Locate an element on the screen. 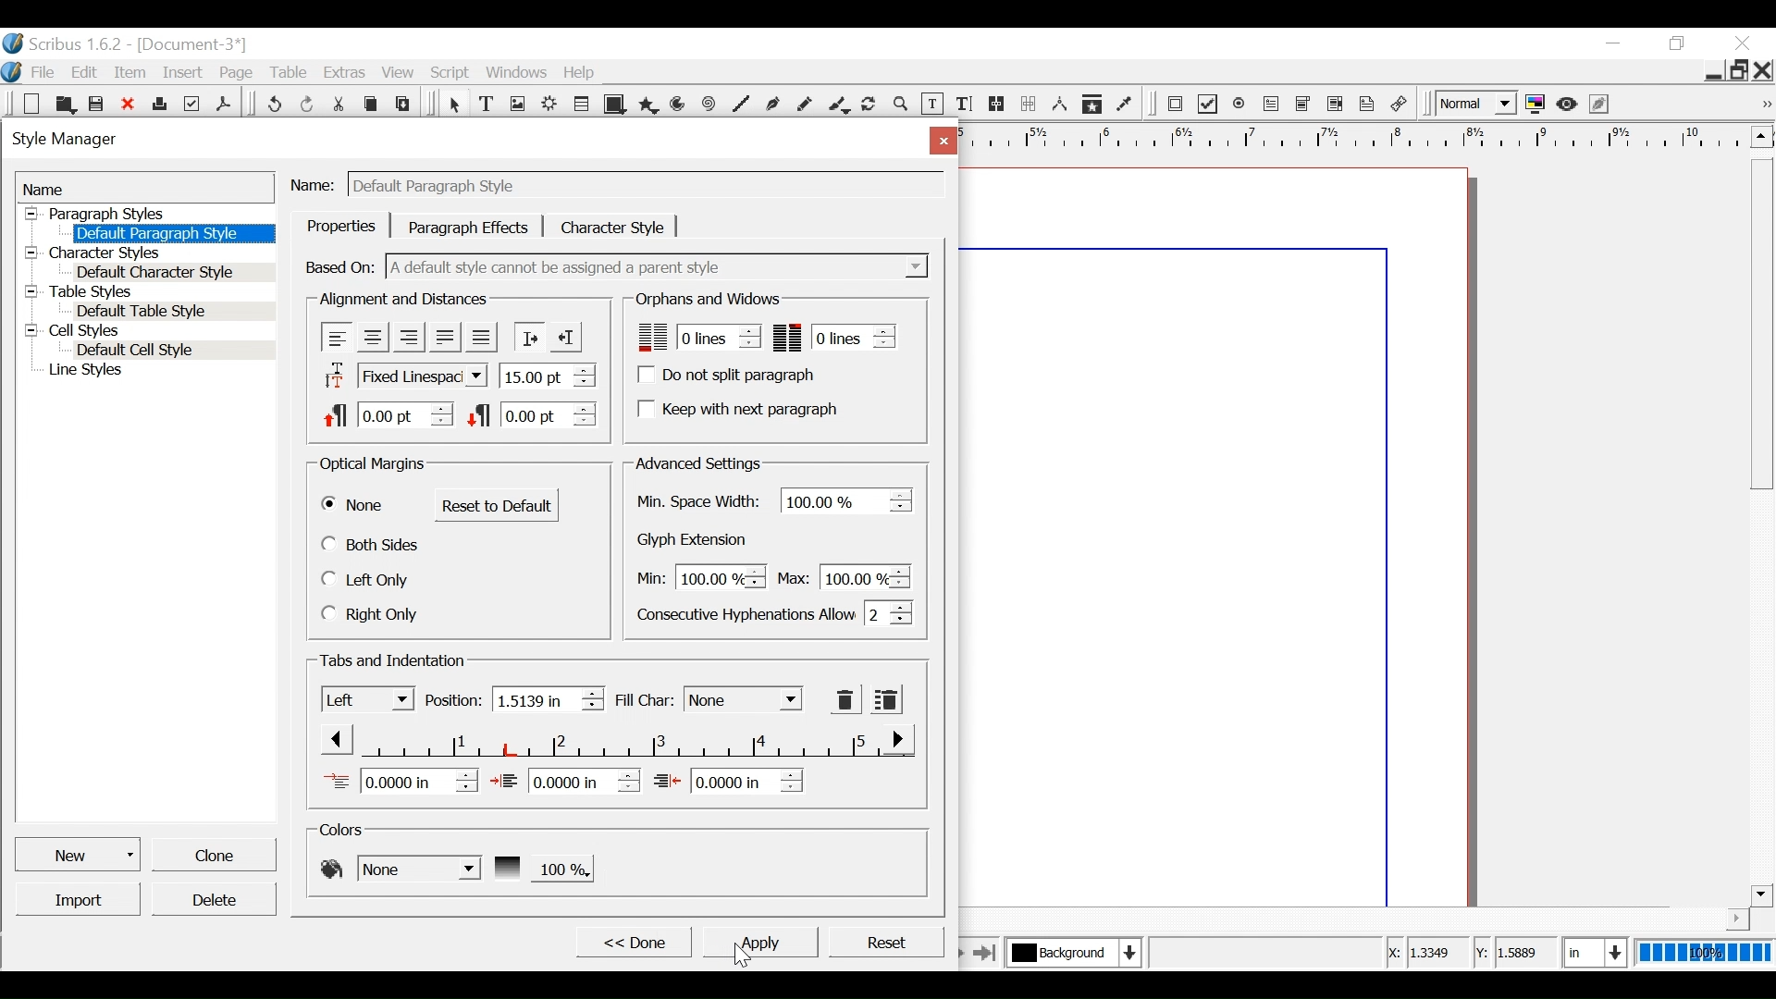  (un)Select left only is located at coordinates (368, 580).